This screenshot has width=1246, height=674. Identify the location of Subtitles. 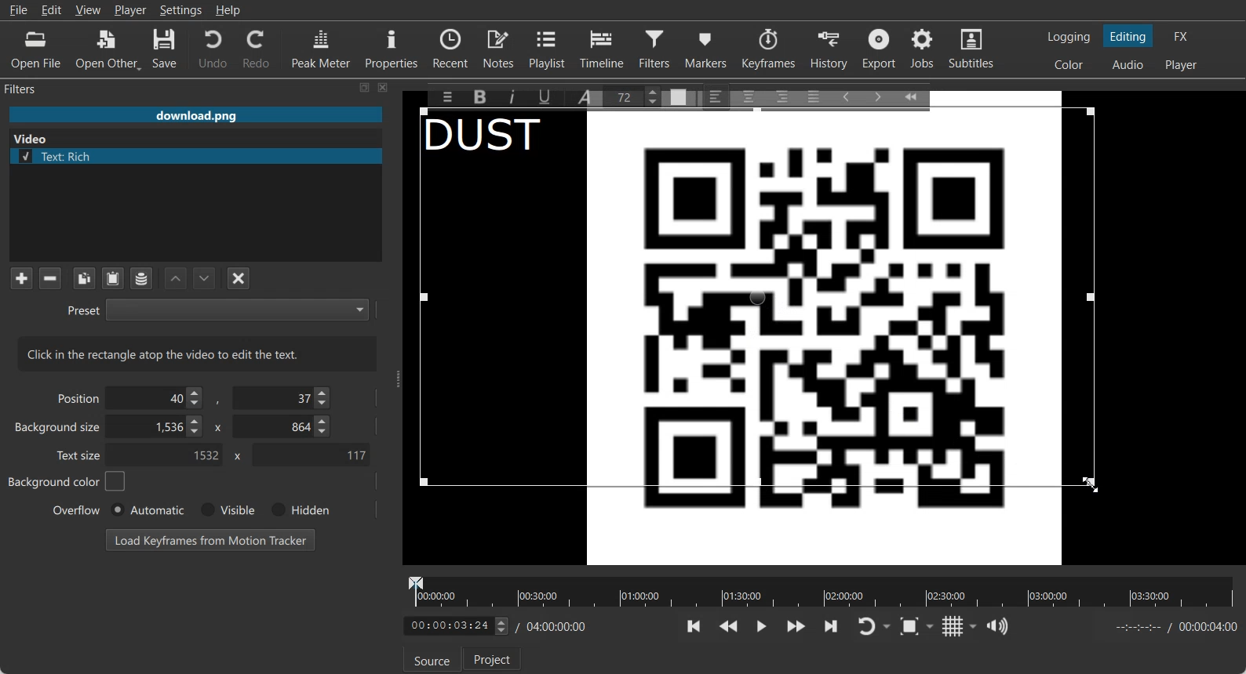
(972, 49).